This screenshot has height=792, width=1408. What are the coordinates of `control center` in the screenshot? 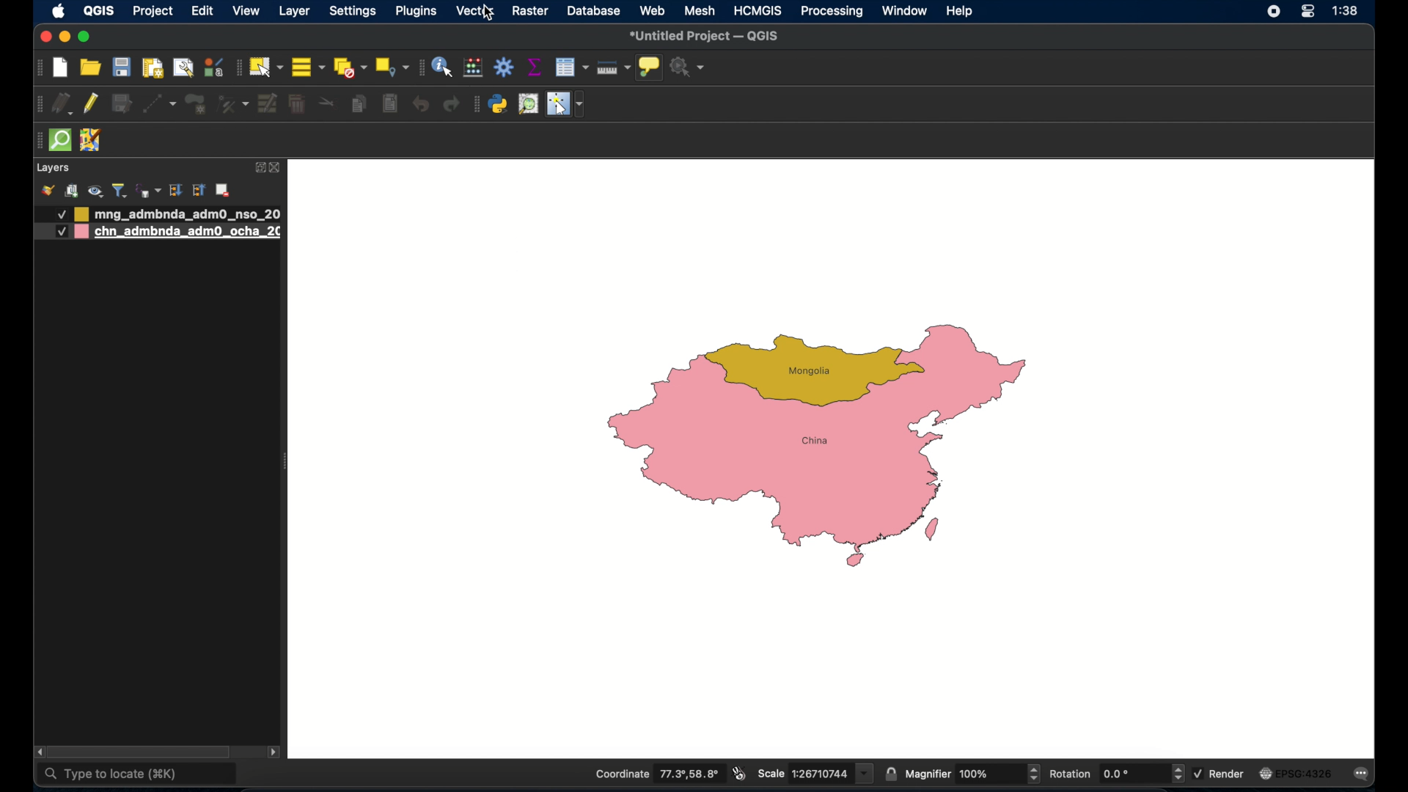 It's located at (1308, 11).